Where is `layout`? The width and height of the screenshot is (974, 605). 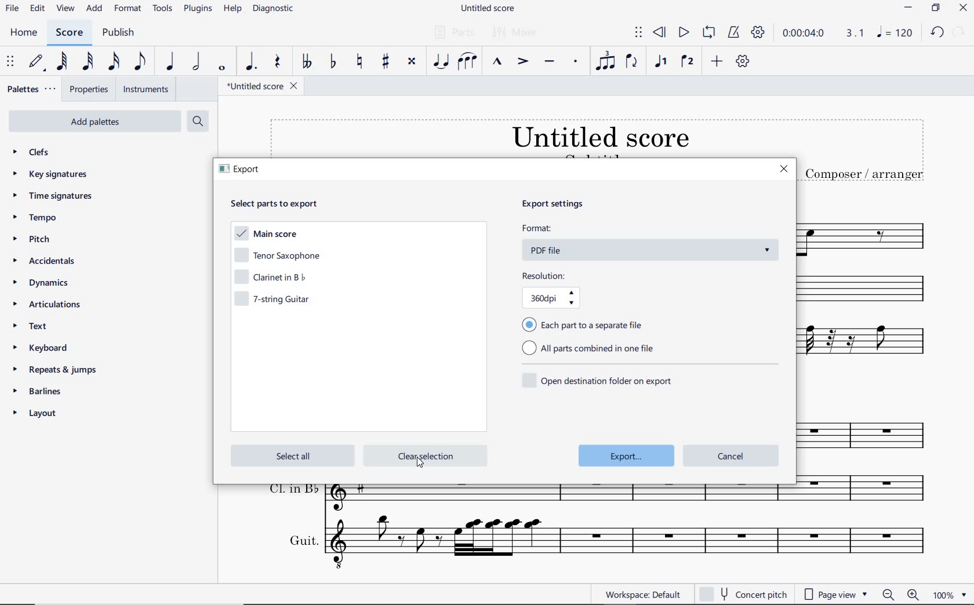 layout is located at coordinates (38, 414).